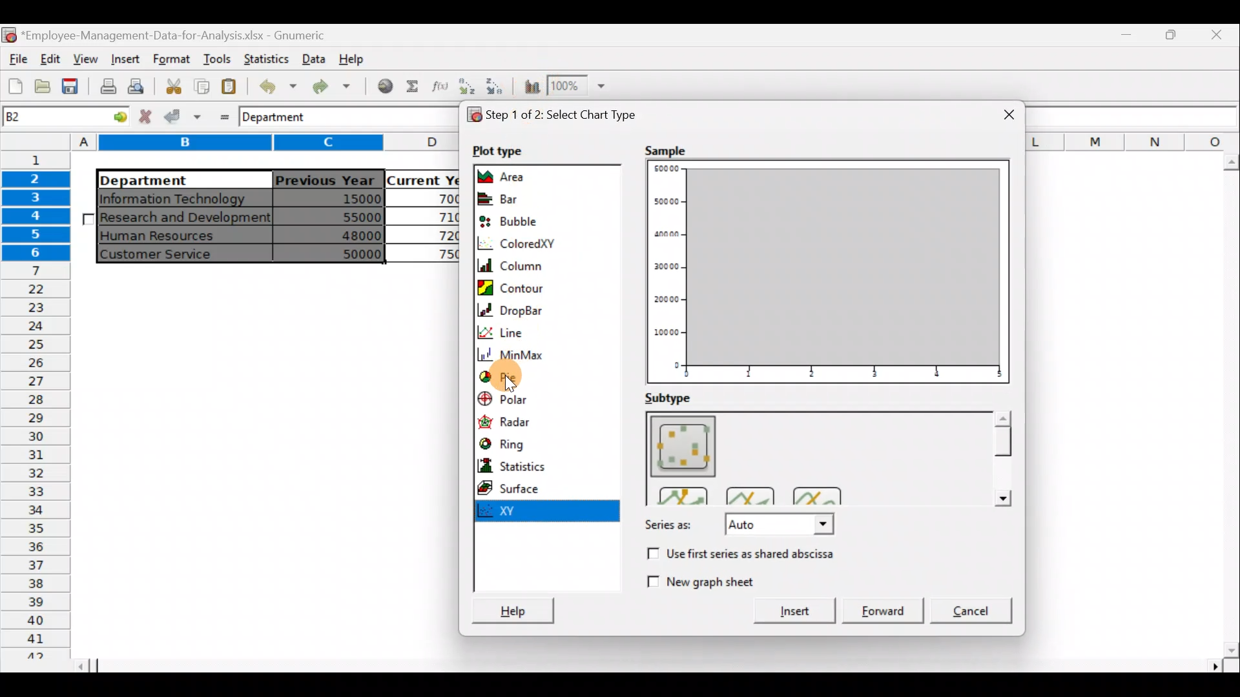 This screenshot has height=697, width=1240. I want to click on Sample, so click(664, 151).